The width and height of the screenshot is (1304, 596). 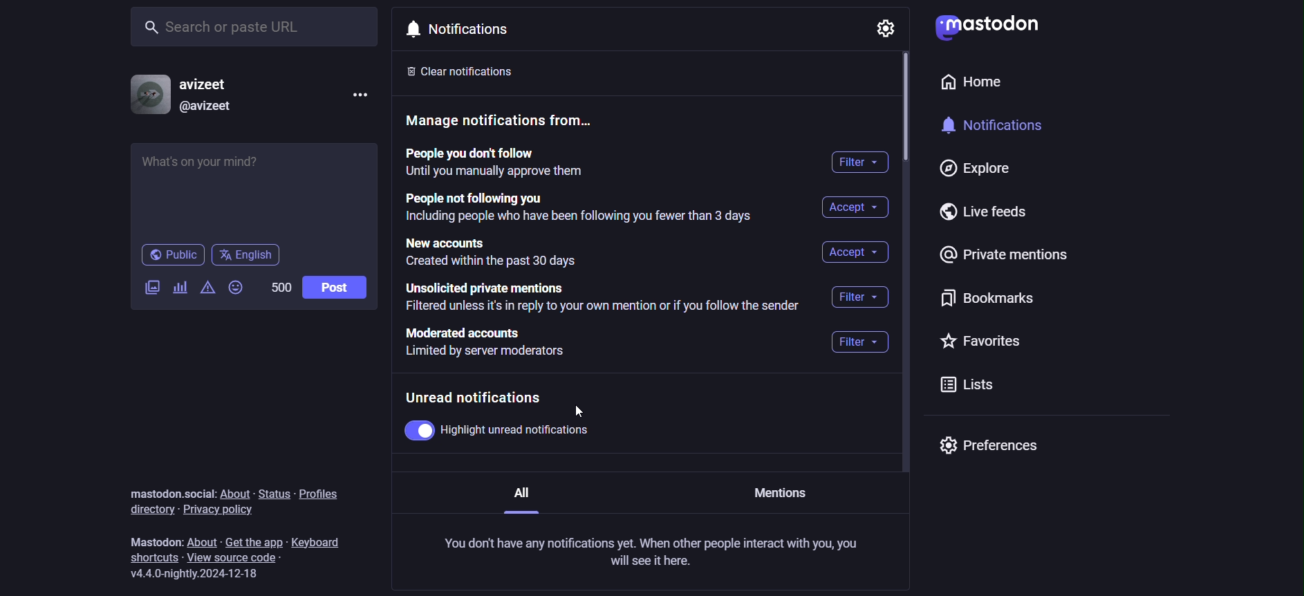 What do you see at coordinates (906, 111) in the screenshot?
I see `vertical scroll bar` at bounding box center [906, 111].